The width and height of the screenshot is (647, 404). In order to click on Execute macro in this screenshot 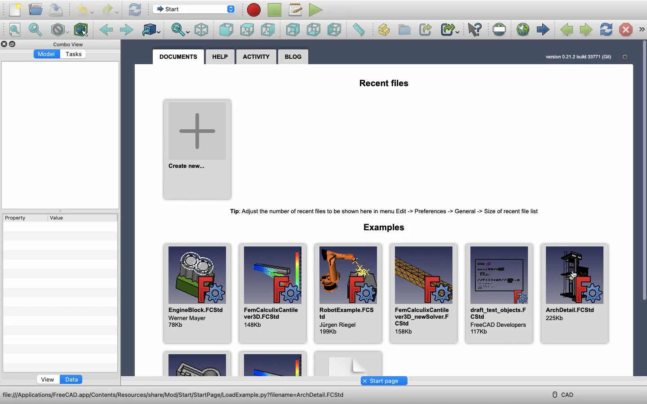, I will do `click(315, 9)`.